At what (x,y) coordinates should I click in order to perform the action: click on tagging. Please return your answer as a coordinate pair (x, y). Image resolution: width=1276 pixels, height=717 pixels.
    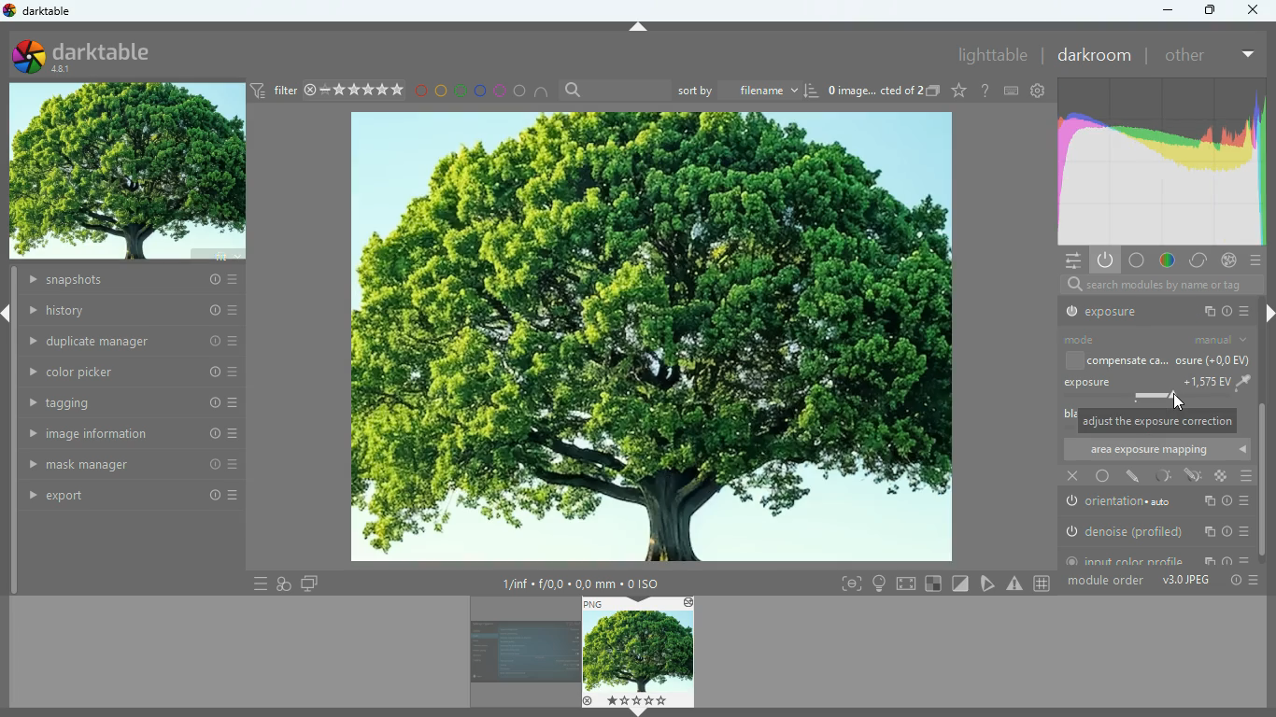
    Looking at the image, I should click on (122, 403).